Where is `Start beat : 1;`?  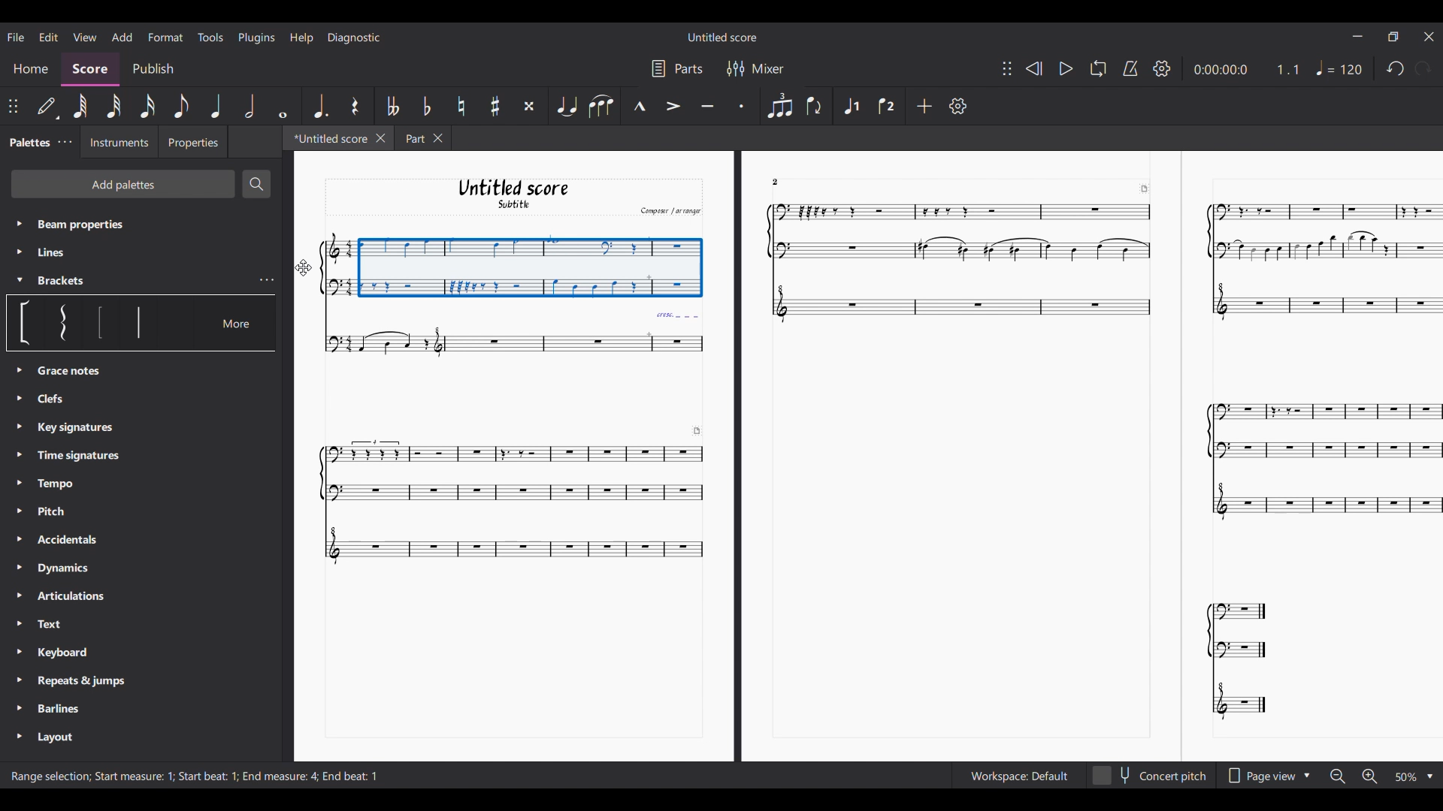
Start beat : 1; is located at coordinates (209, 776).